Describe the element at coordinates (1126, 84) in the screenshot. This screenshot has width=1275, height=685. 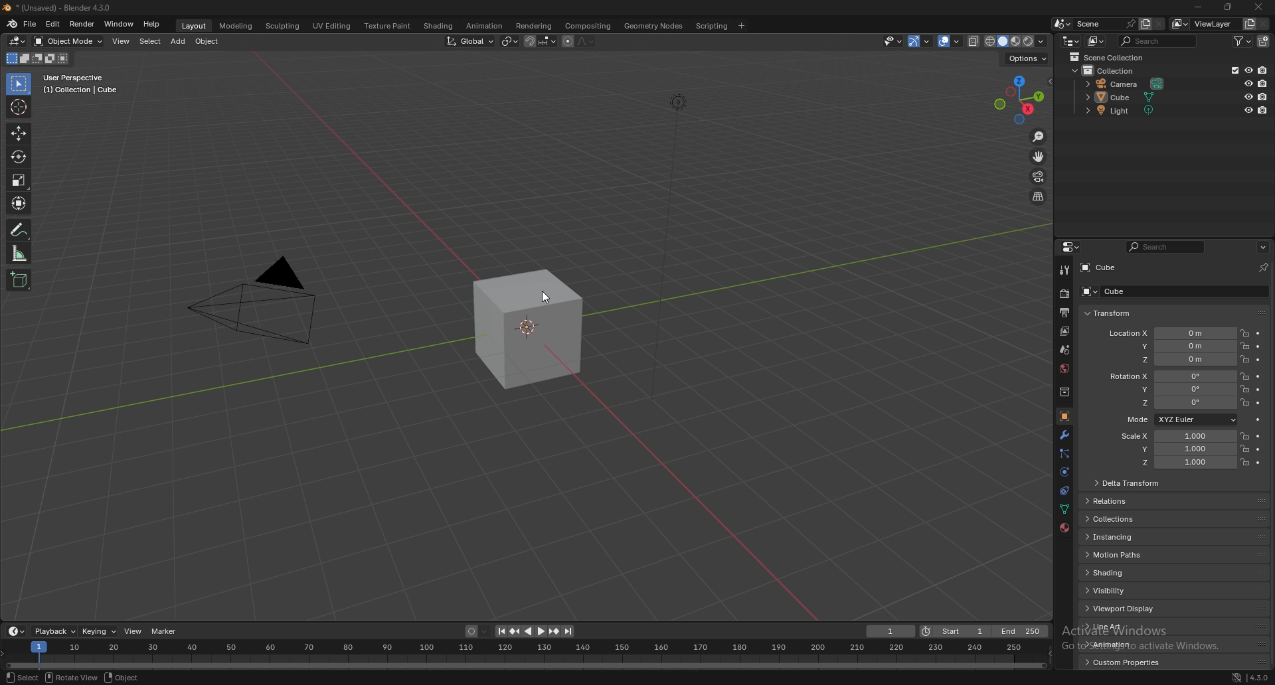
I see `camera` at that location.